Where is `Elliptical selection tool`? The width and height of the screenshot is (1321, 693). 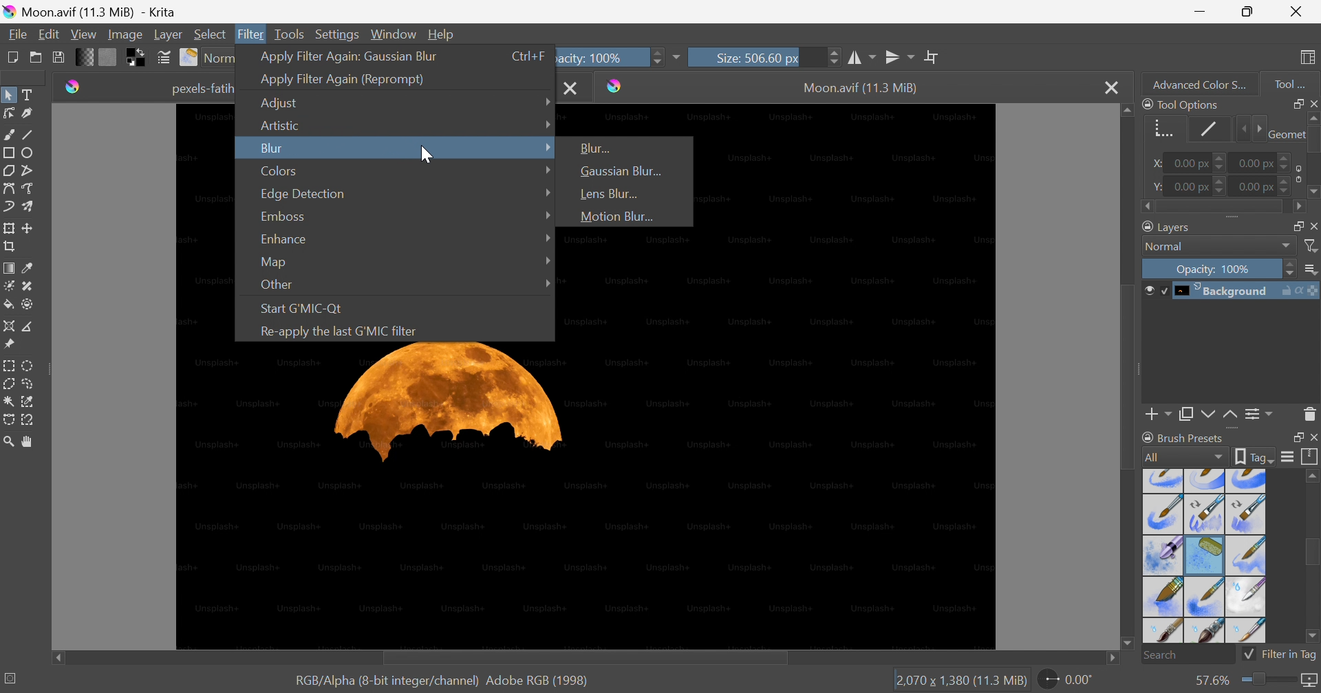 Elliptical selection tool is located at coordinates (29, 366).